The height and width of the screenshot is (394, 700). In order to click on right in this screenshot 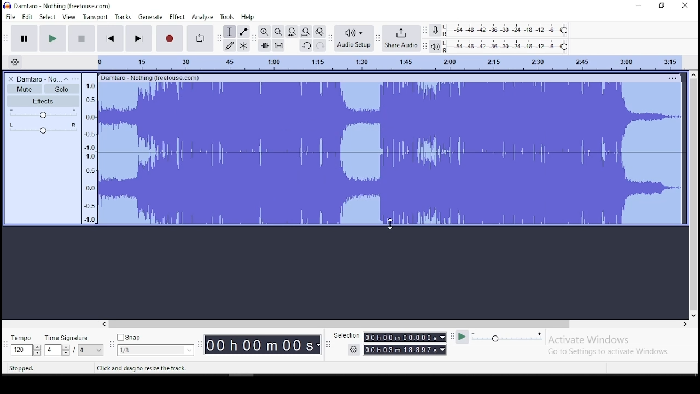, I will do `click(685, 323)`.